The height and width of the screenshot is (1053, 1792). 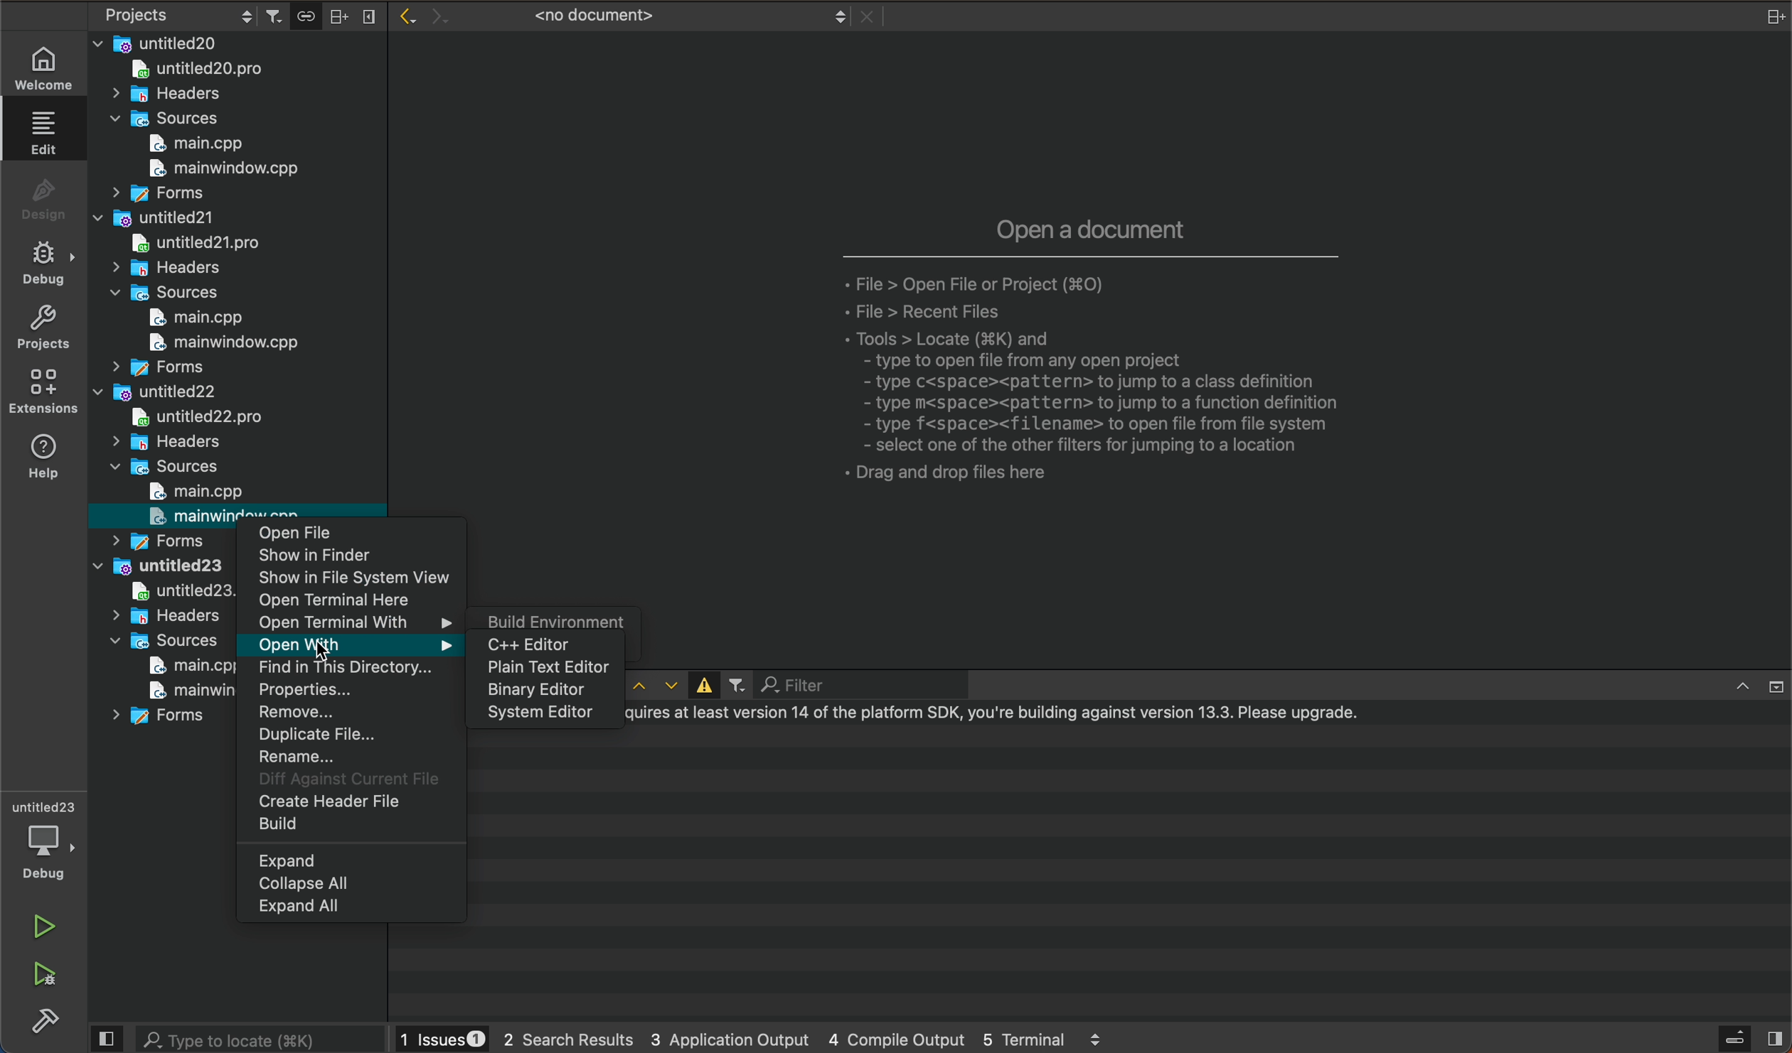 What do you see at coordinates (540, 643) in the screenshot?
I see `editor` at bounding box center [540, 643].